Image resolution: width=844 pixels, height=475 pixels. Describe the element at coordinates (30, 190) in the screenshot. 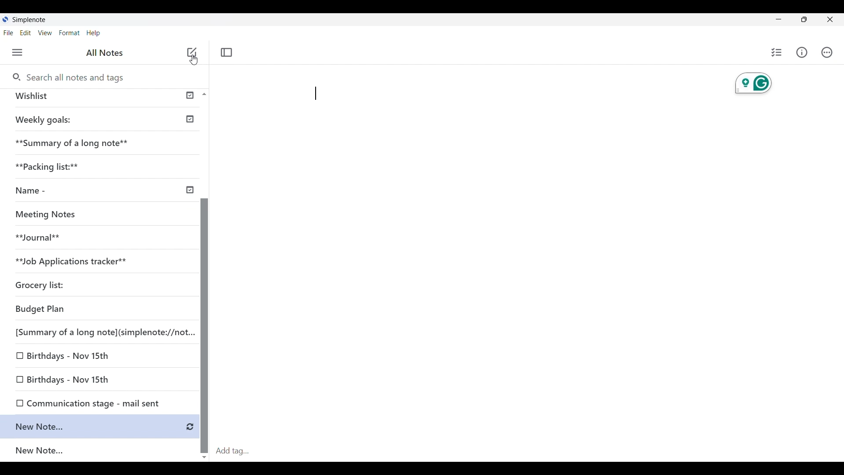

I see `Name -` at that location.